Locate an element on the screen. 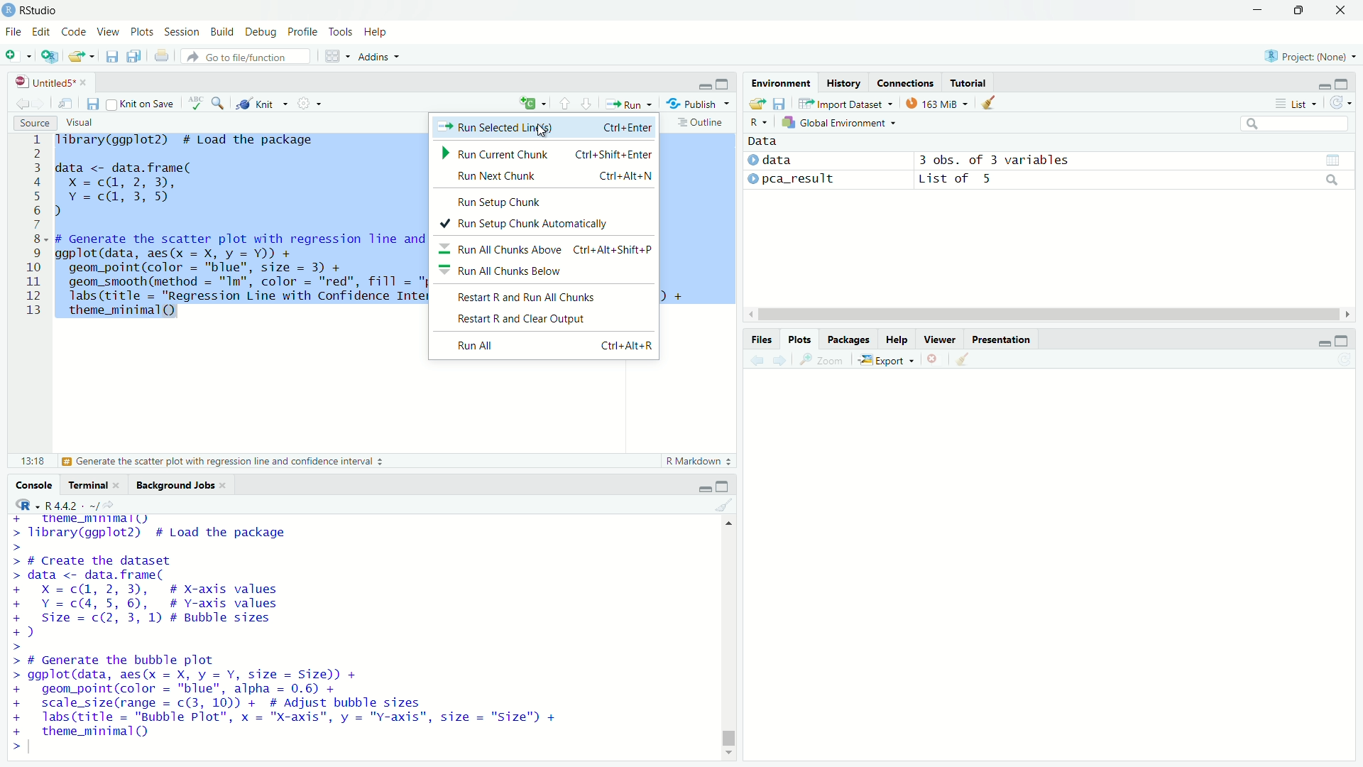 The width and height of the screenshot is (1363, 767). close is located at coordinates (1341, 11).